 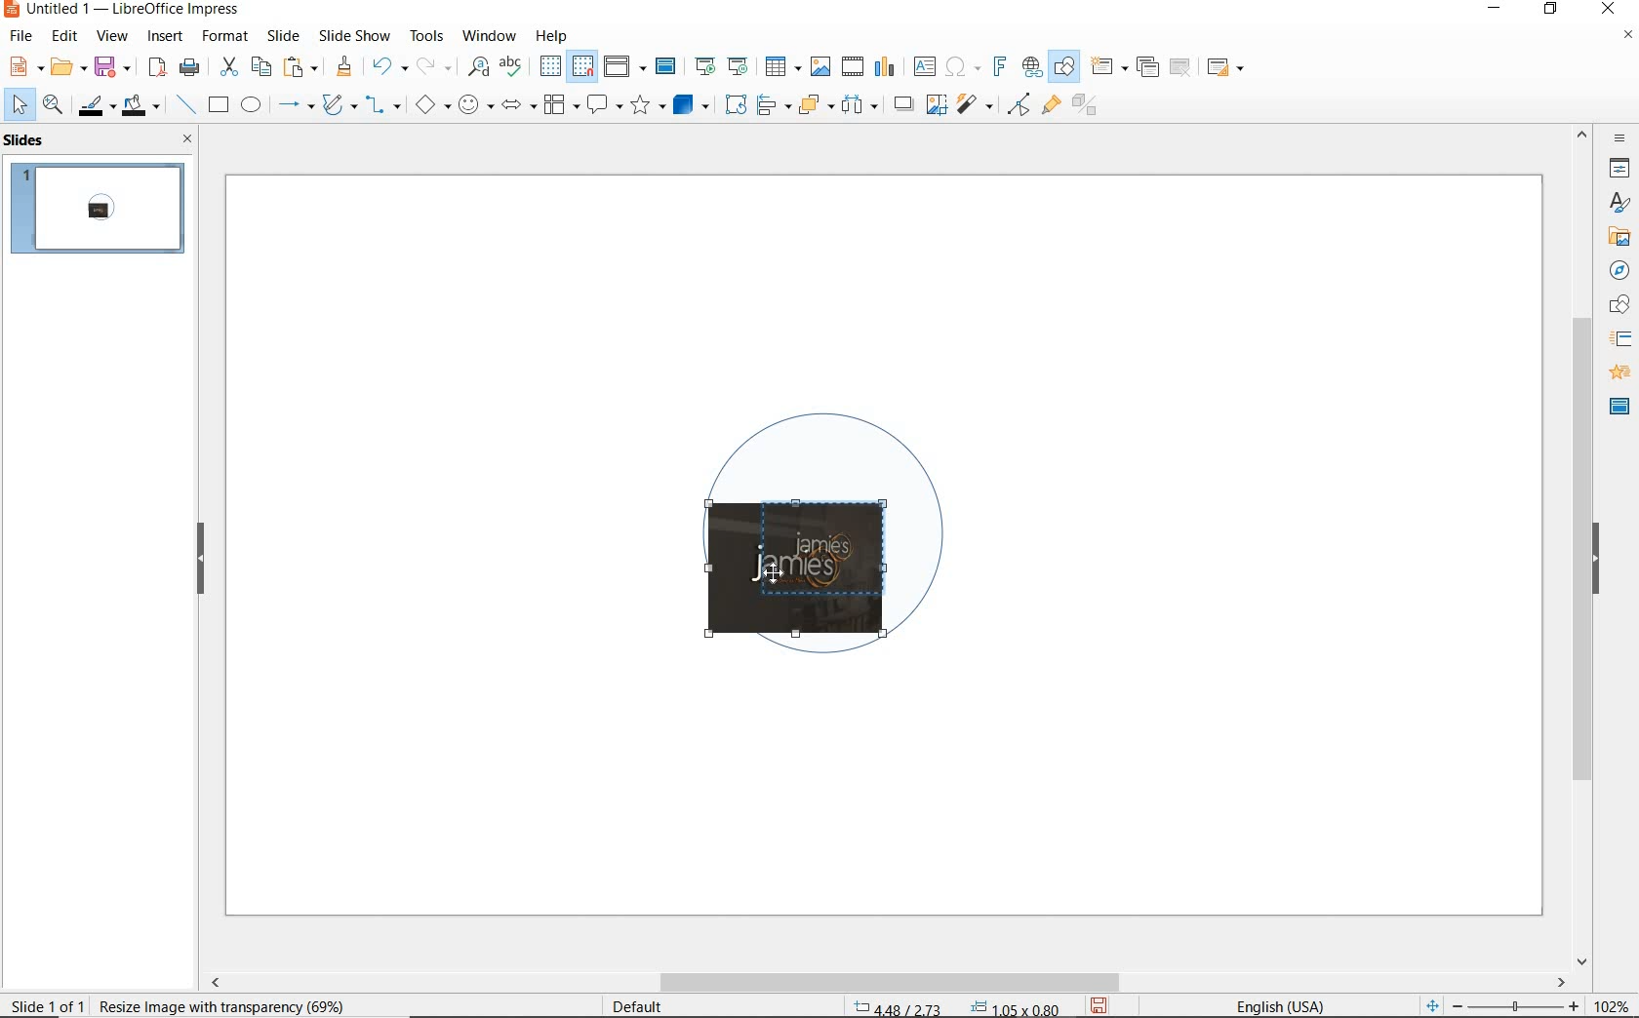 What do you see at coordinates (977, 101) in the screenshot?
I see `filter` at bounding box center [977, 101].